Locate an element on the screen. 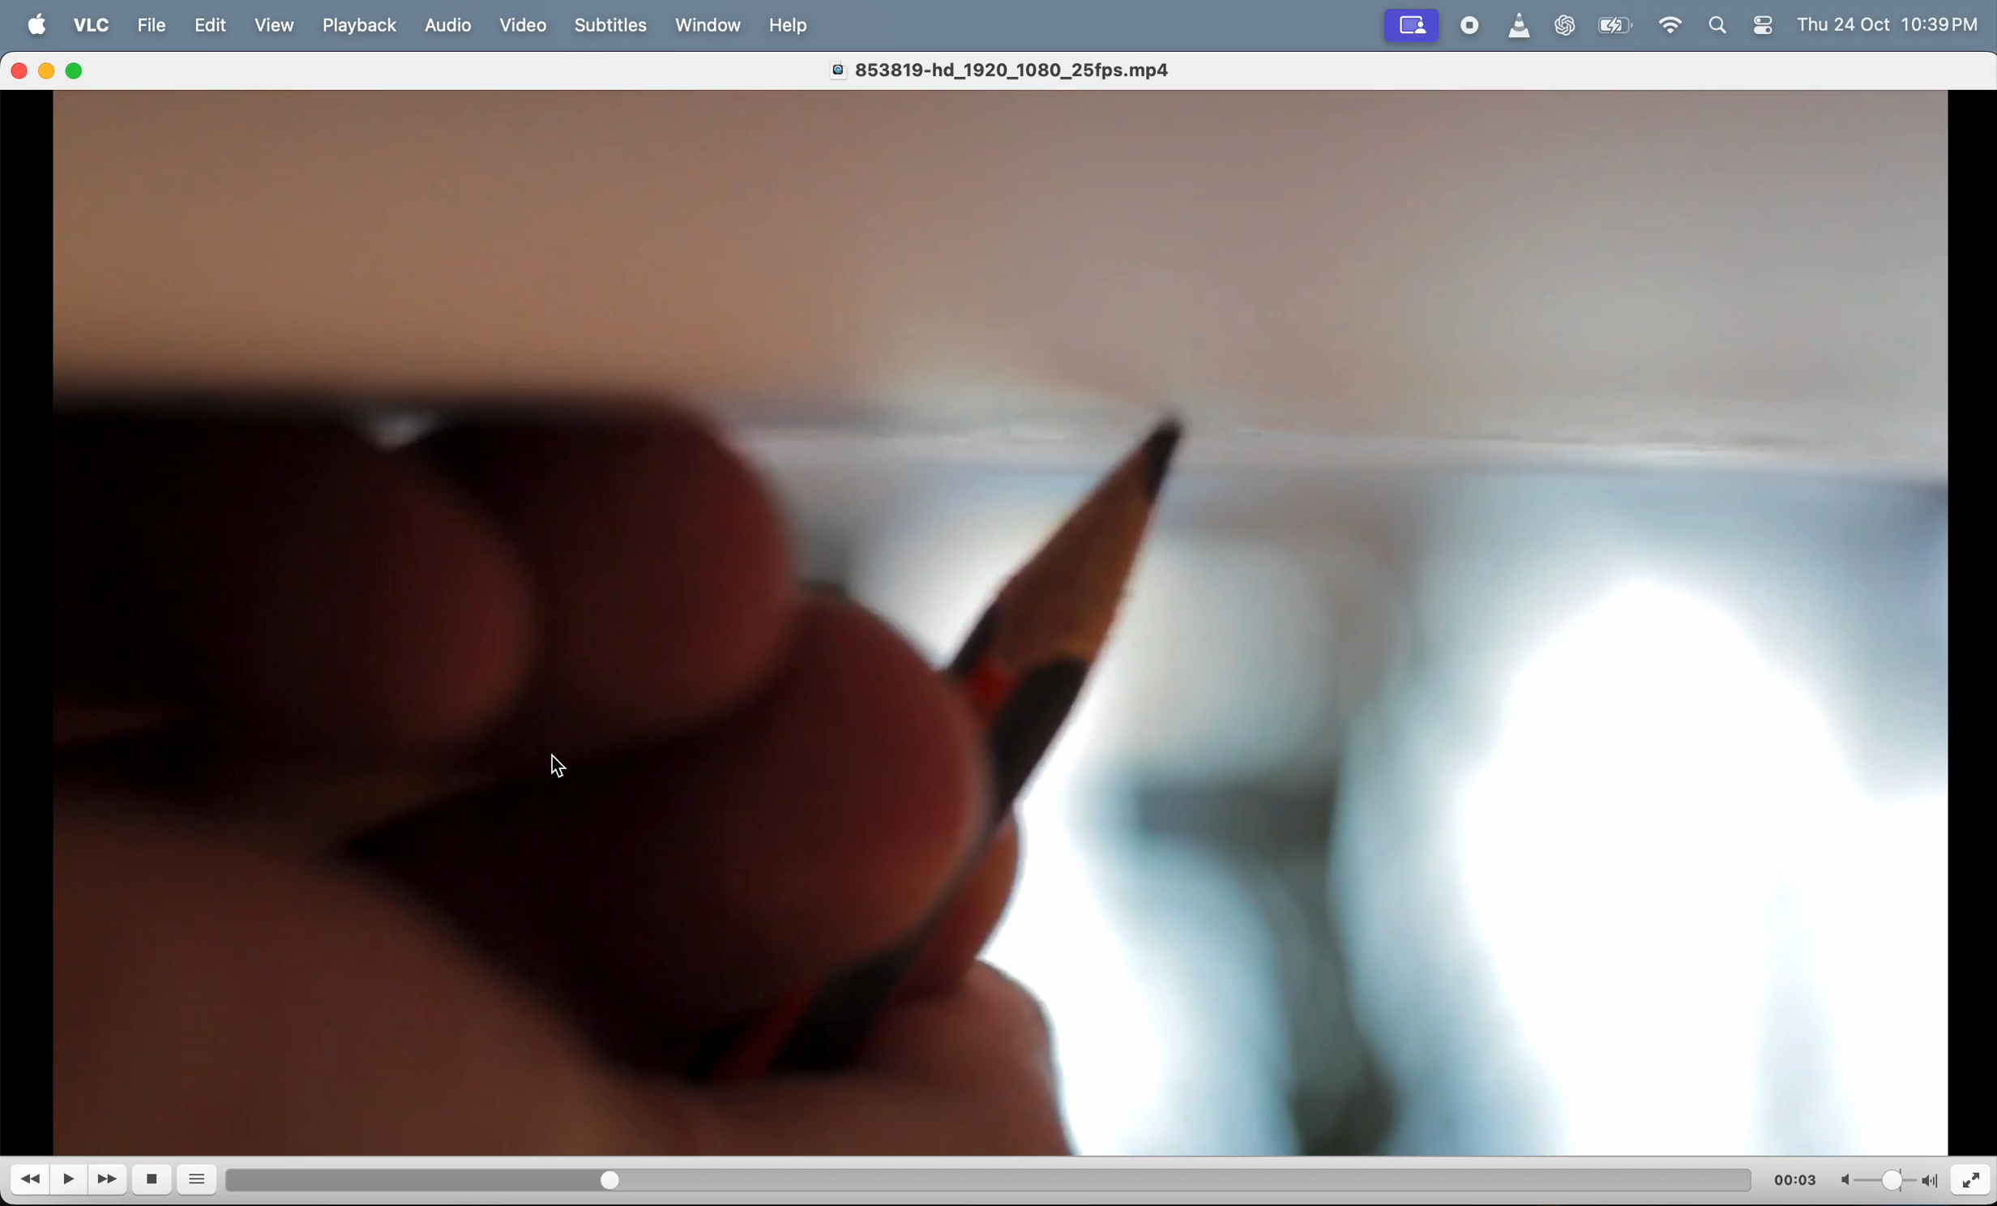  Subtitles is located at coordinates (614, 25).